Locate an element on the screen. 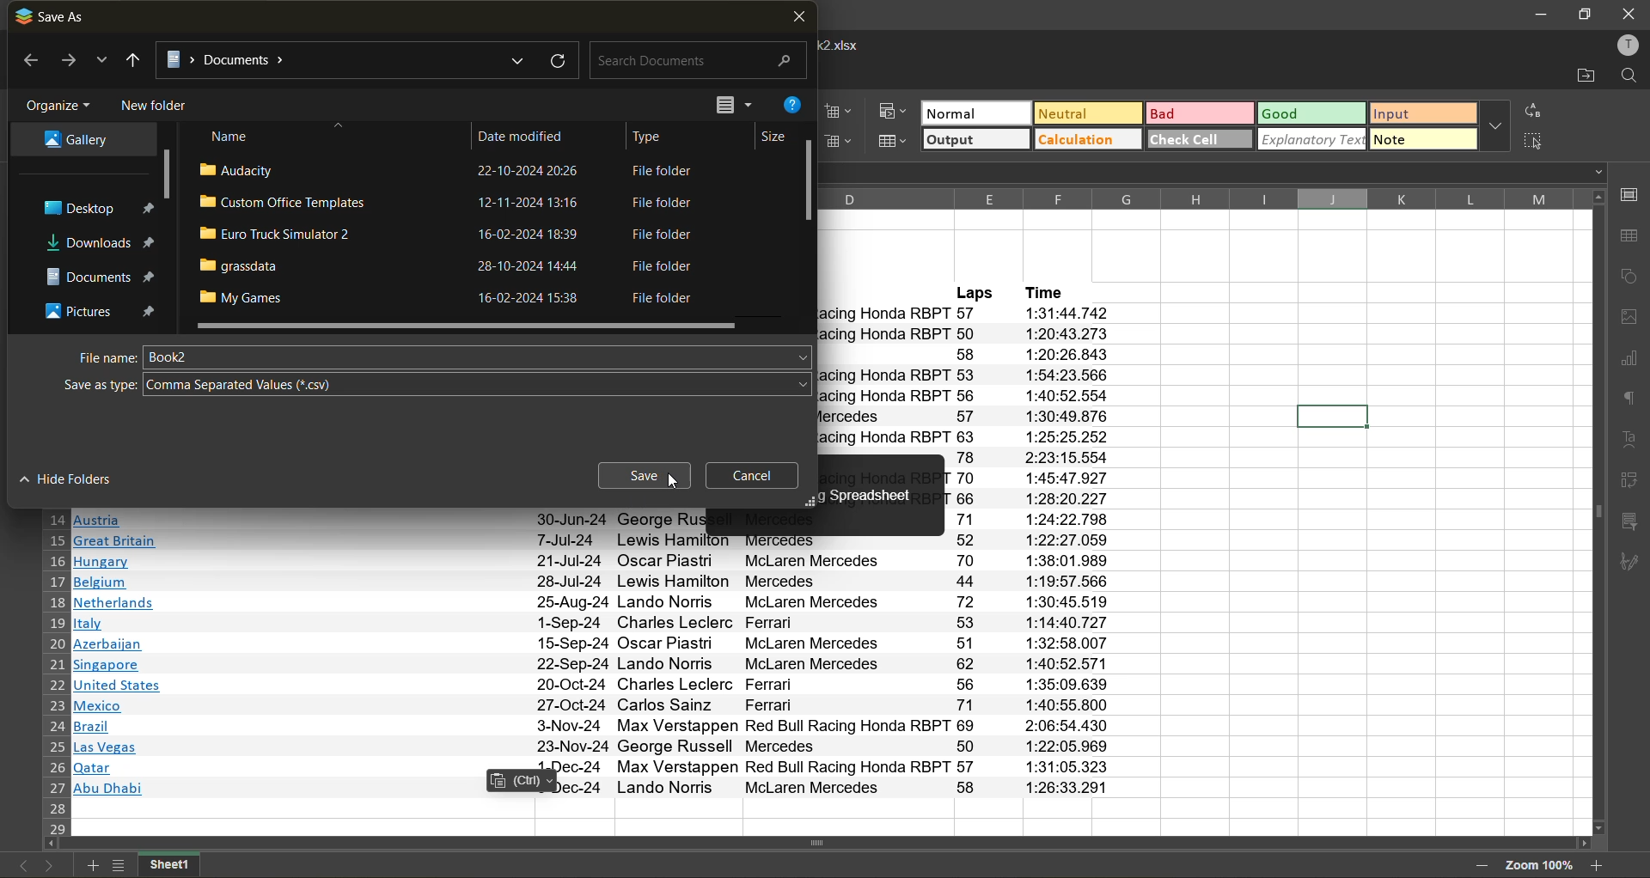 The width and height of the screenshot is (1650, 878). text info is located at coordinates (602, 747).